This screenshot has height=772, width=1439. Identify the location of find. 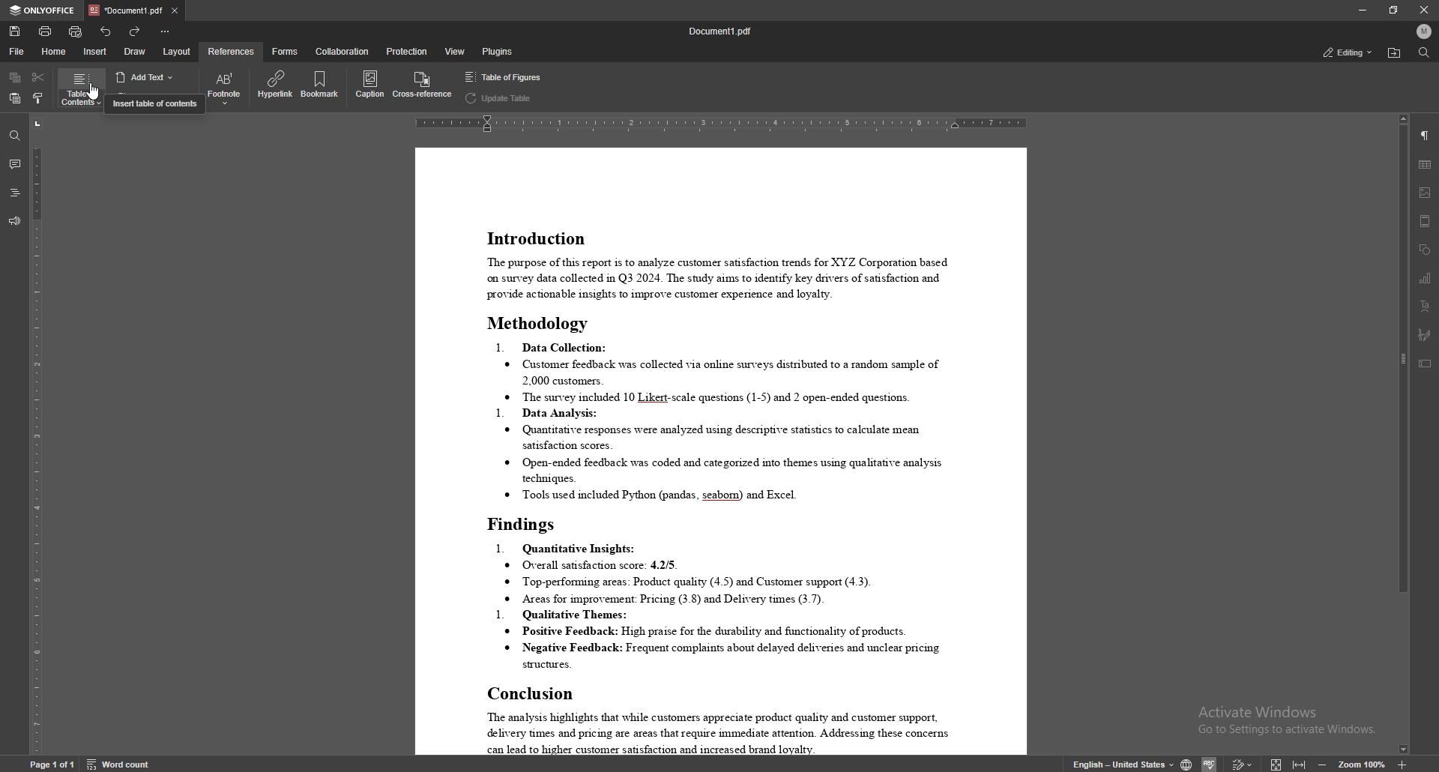
(1424, 52).